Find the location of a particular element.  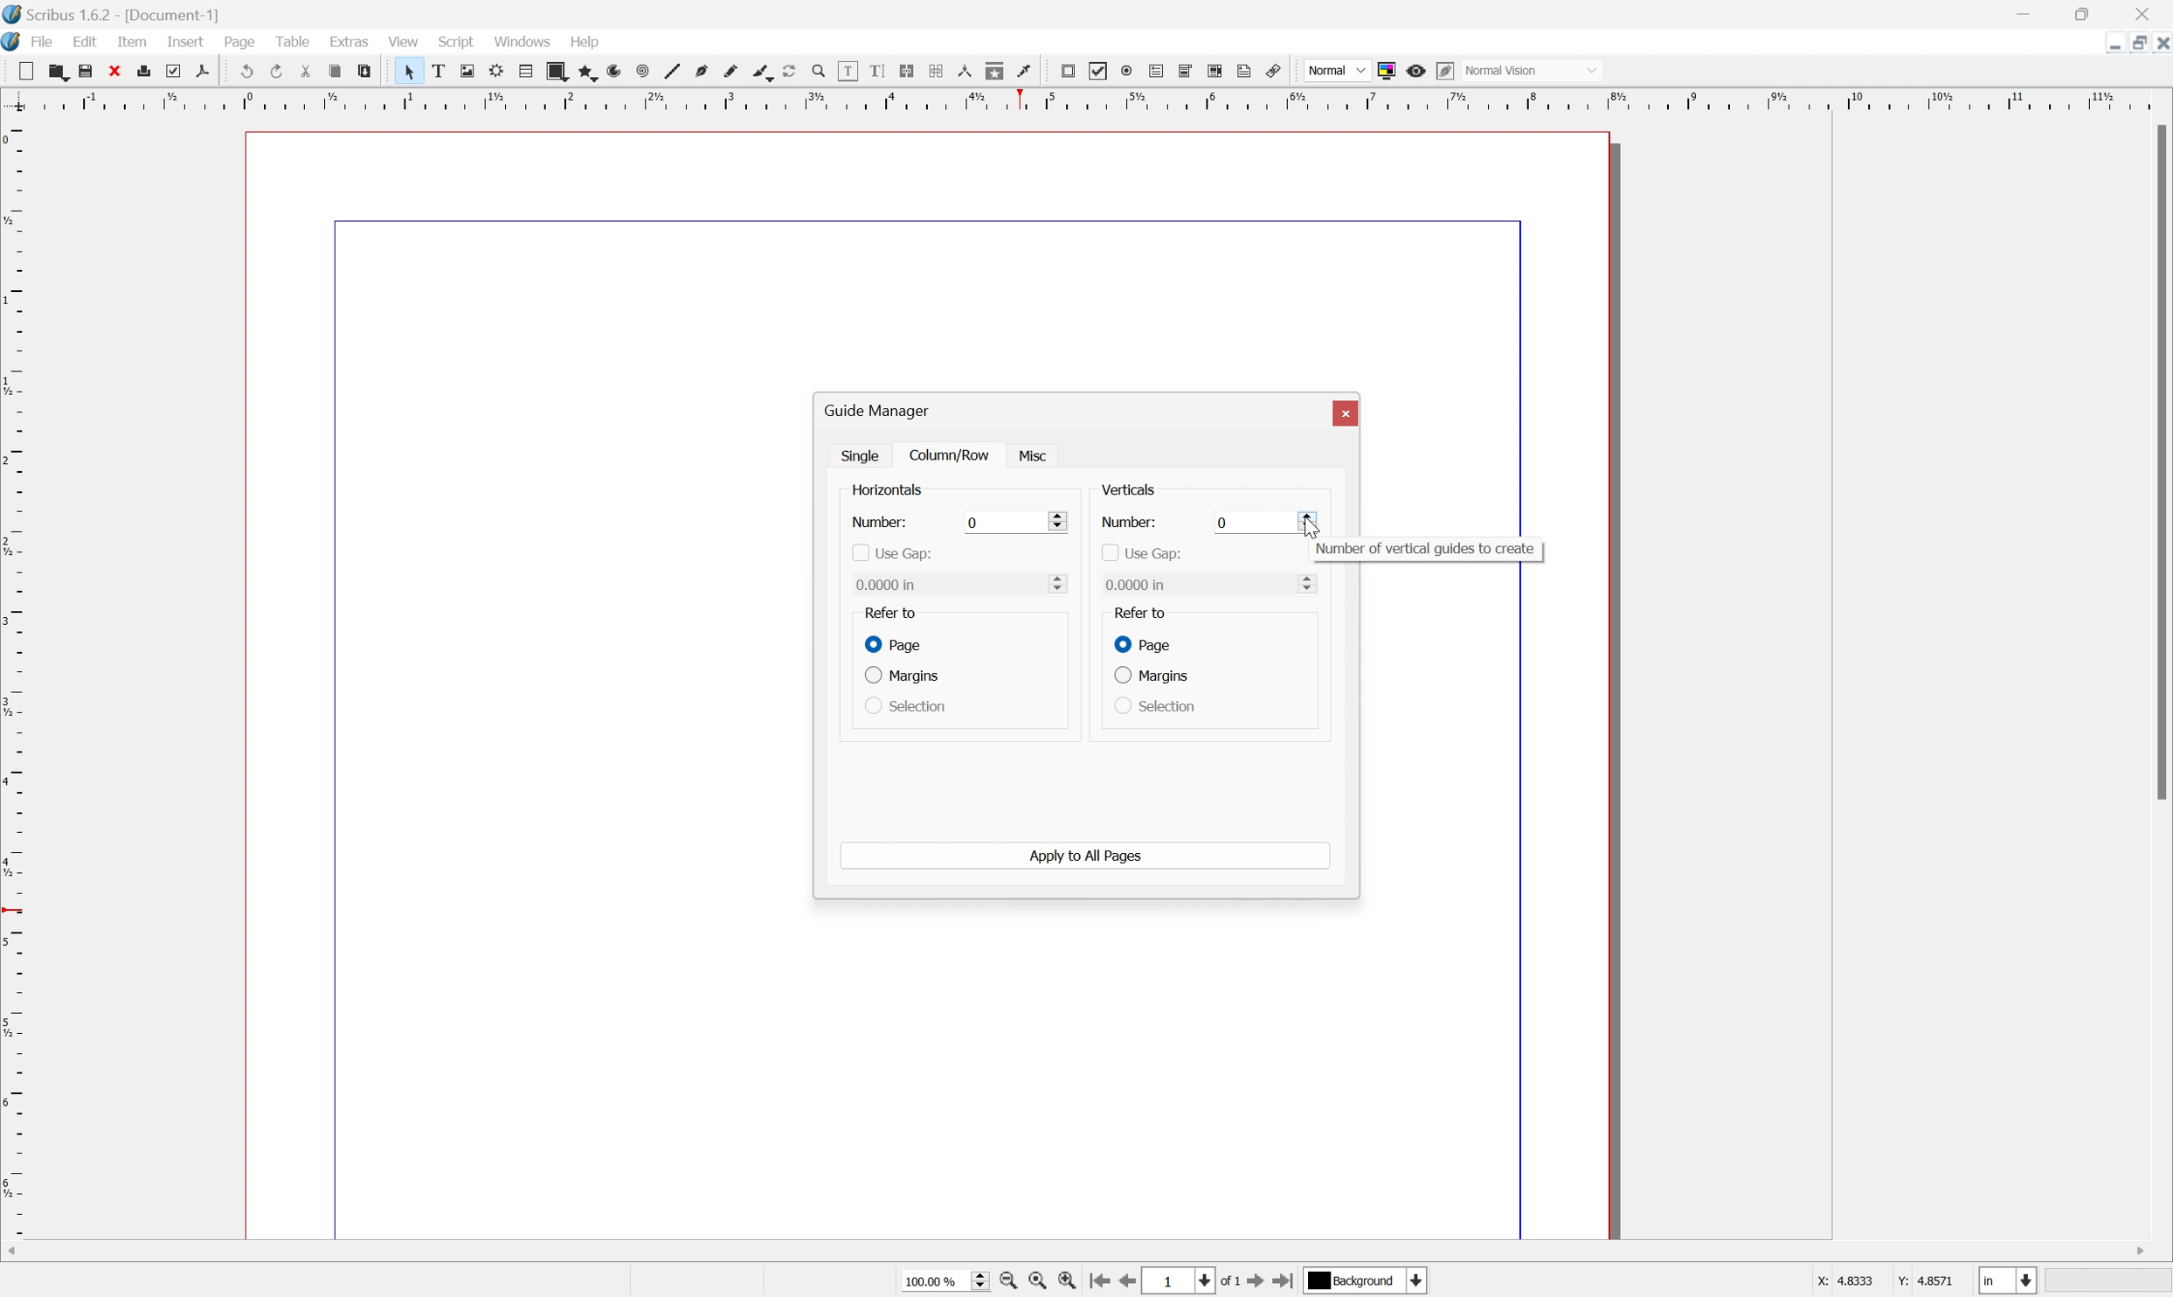

open is located at coordinates (61, 74).